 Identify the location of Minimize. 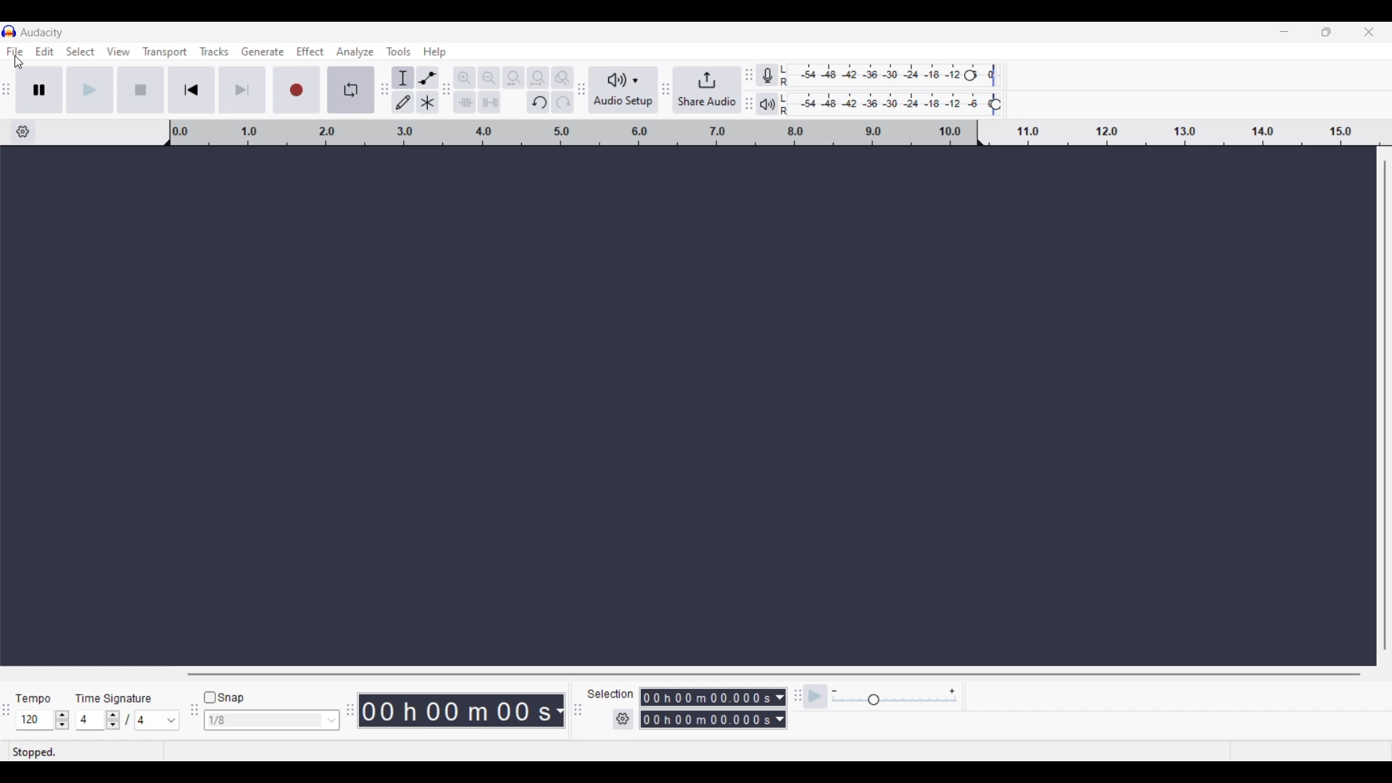
(1284, 32).